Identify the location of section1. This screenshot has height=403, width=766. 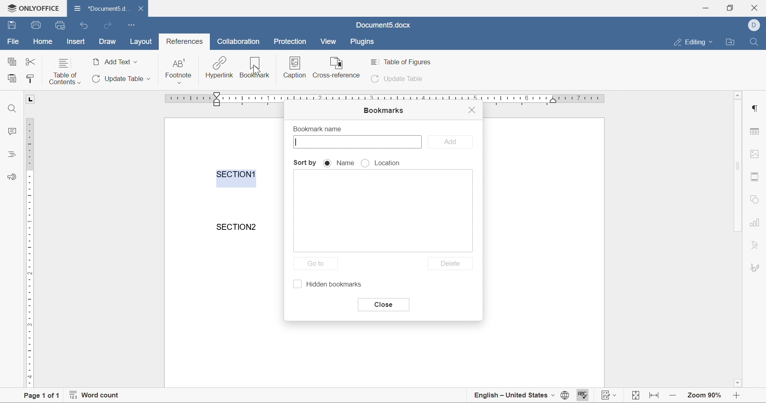
(237, 174).